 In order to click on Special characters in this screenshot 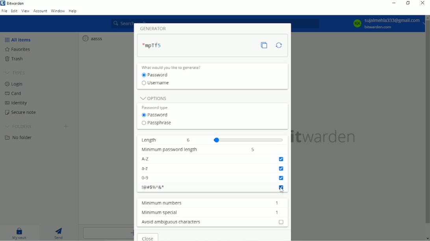, I will do `click(152, 188)`.